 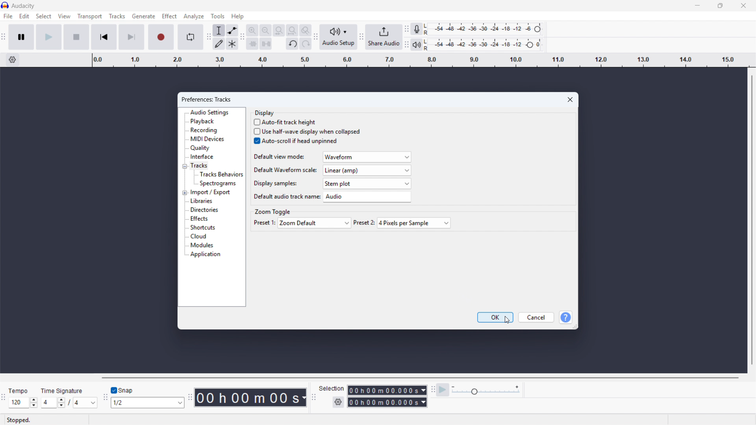 I want to click on stop, so click(x=77, y=37).